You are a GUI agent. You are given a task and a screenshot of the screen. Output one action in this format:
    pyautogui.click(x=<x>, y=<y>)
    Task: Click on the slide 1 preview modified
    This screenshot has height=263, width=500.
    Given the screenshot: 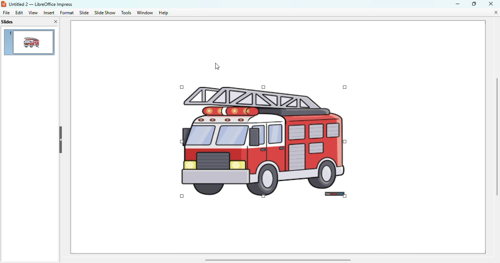 What is the action you would take?
    pyautogui.click(x=29, y=42)
    